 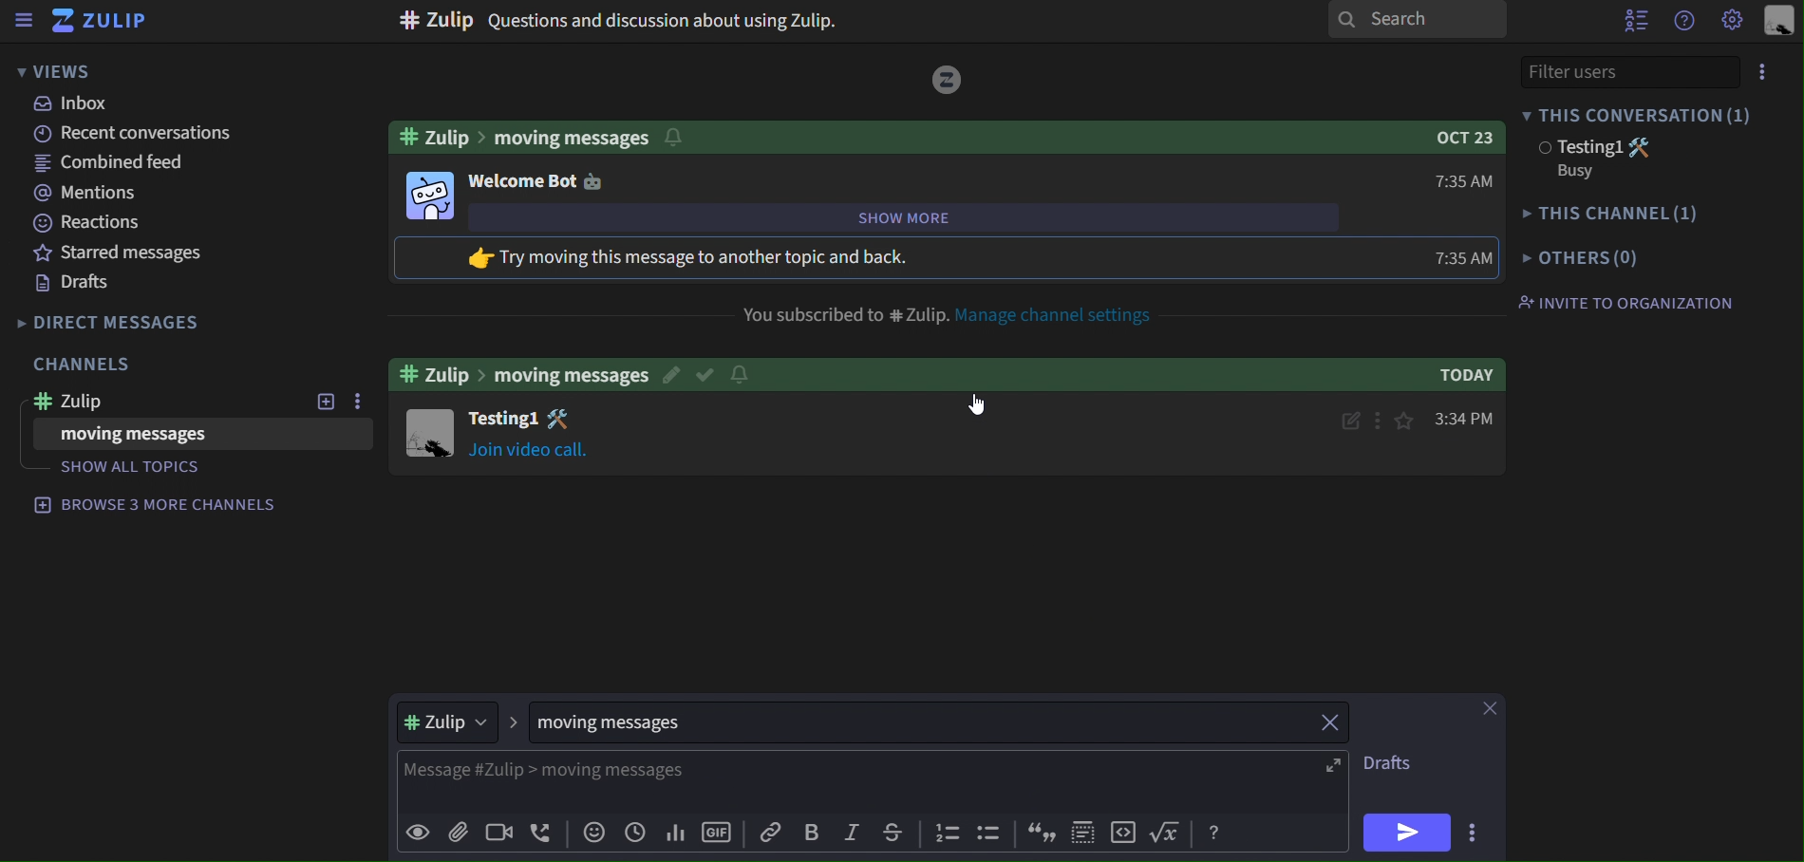 I want to click on help, so click(x=1213, y=831).